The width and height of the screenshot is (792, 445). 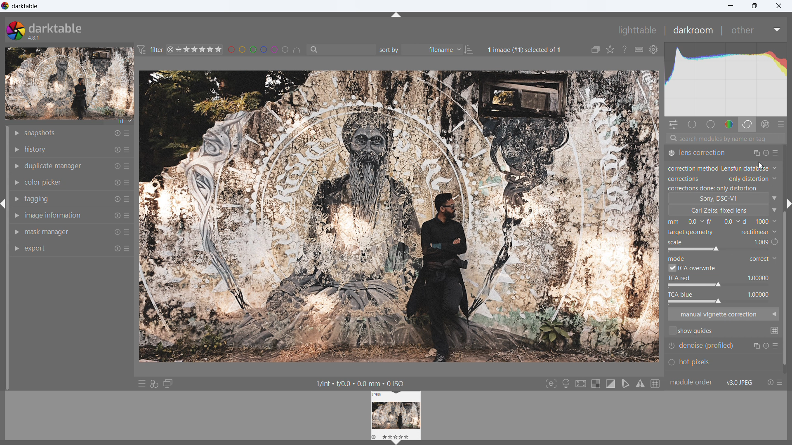 I want to click on toggle guidelines, so click(x=655, y=384).